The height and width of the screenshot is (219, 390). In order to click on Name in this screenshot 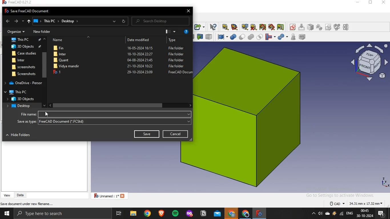, I will do `click(58, 39)`.